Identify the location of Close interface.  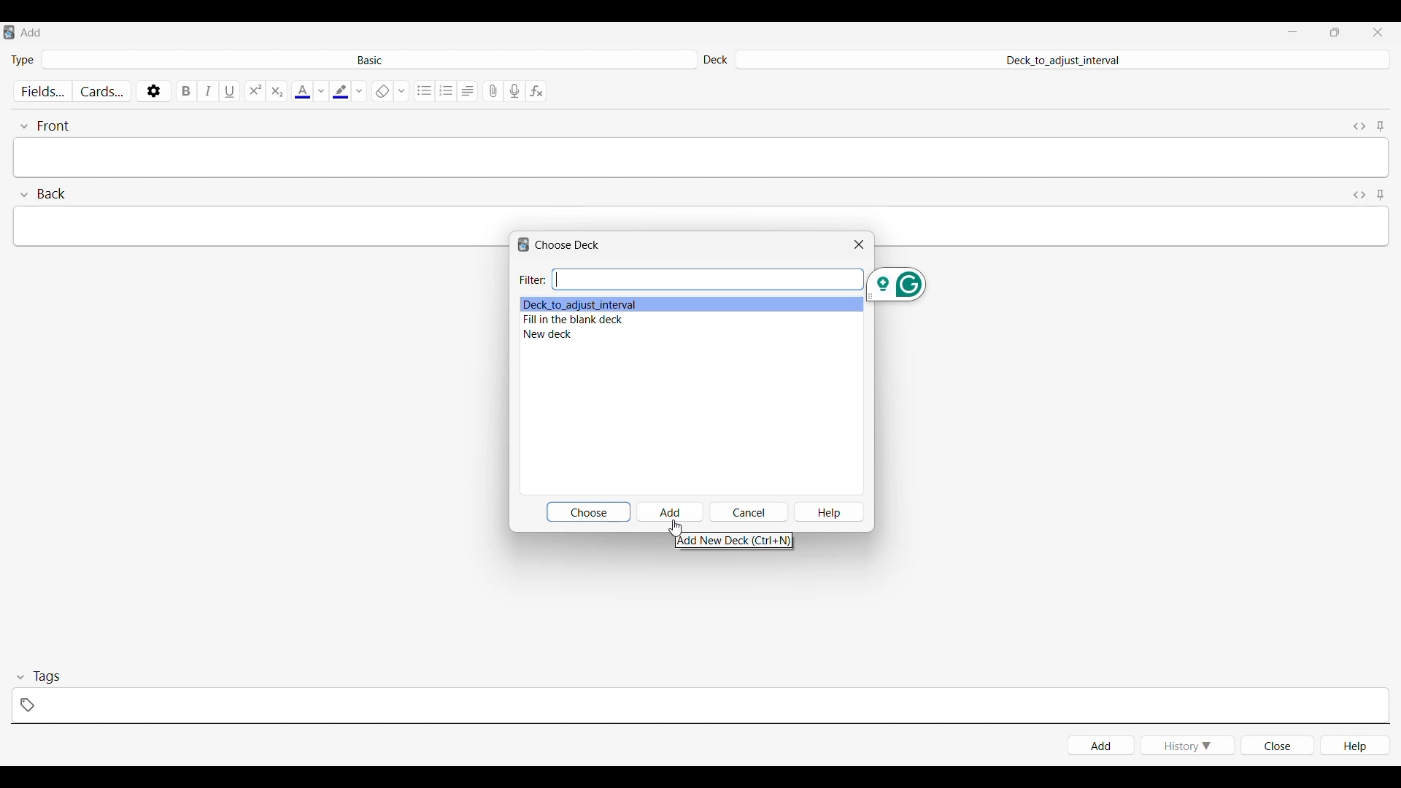
(1378, 31).